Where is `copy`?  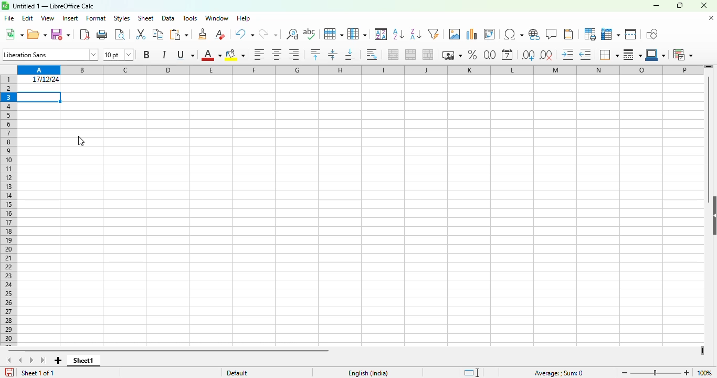 copy is located at coordinates (158, 34).